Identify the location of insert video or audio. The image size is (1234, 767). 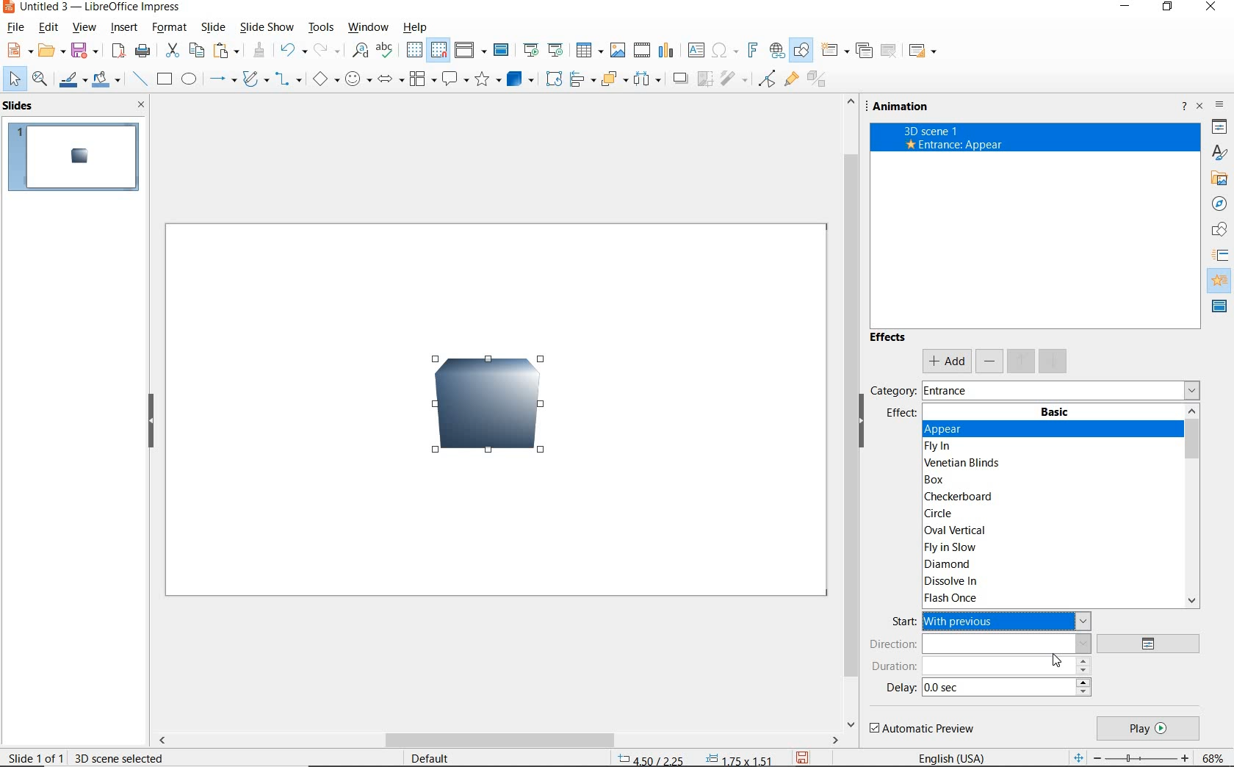
(643, 51).